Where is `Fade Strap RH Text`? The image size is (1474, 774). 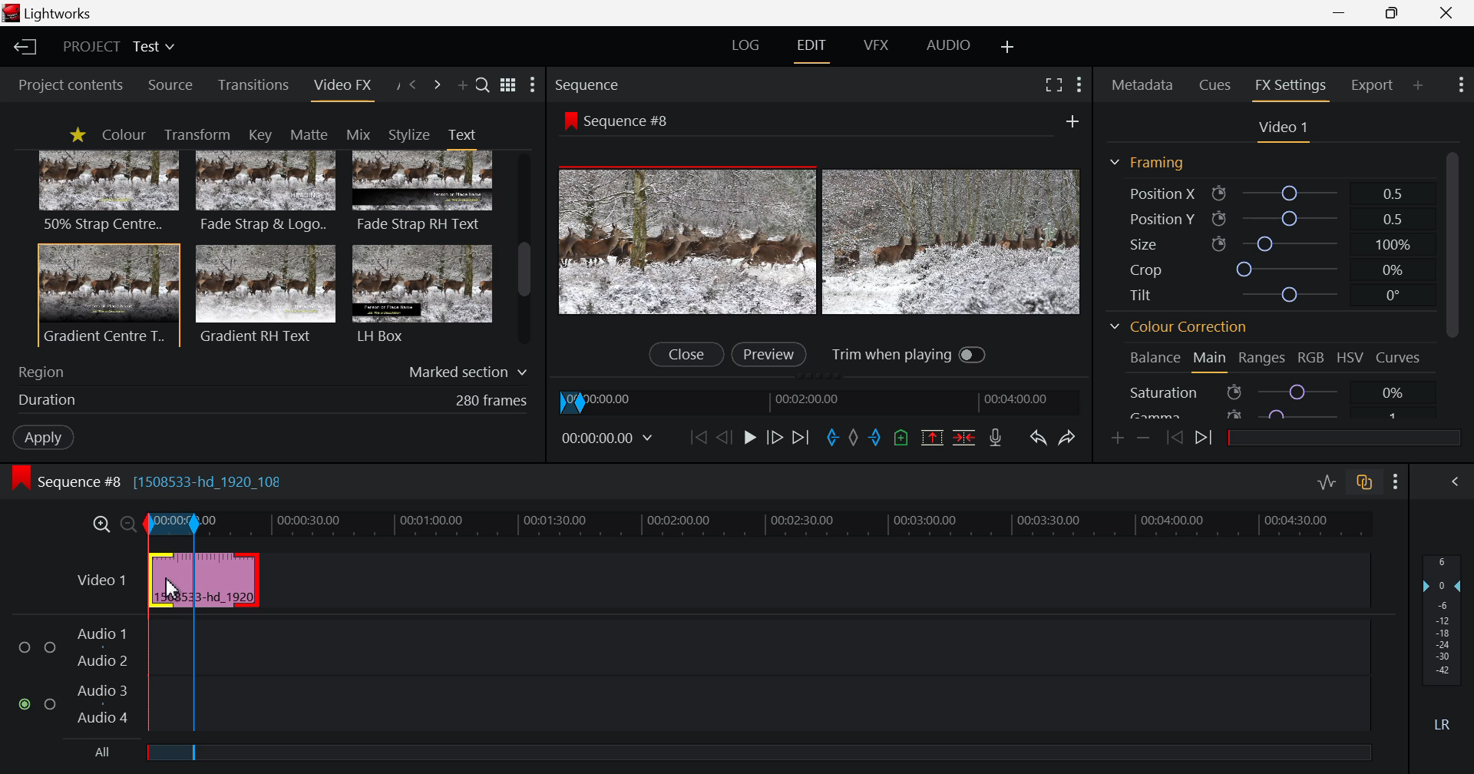 Fade Strap RH Text is located at coordinates (424, 192).